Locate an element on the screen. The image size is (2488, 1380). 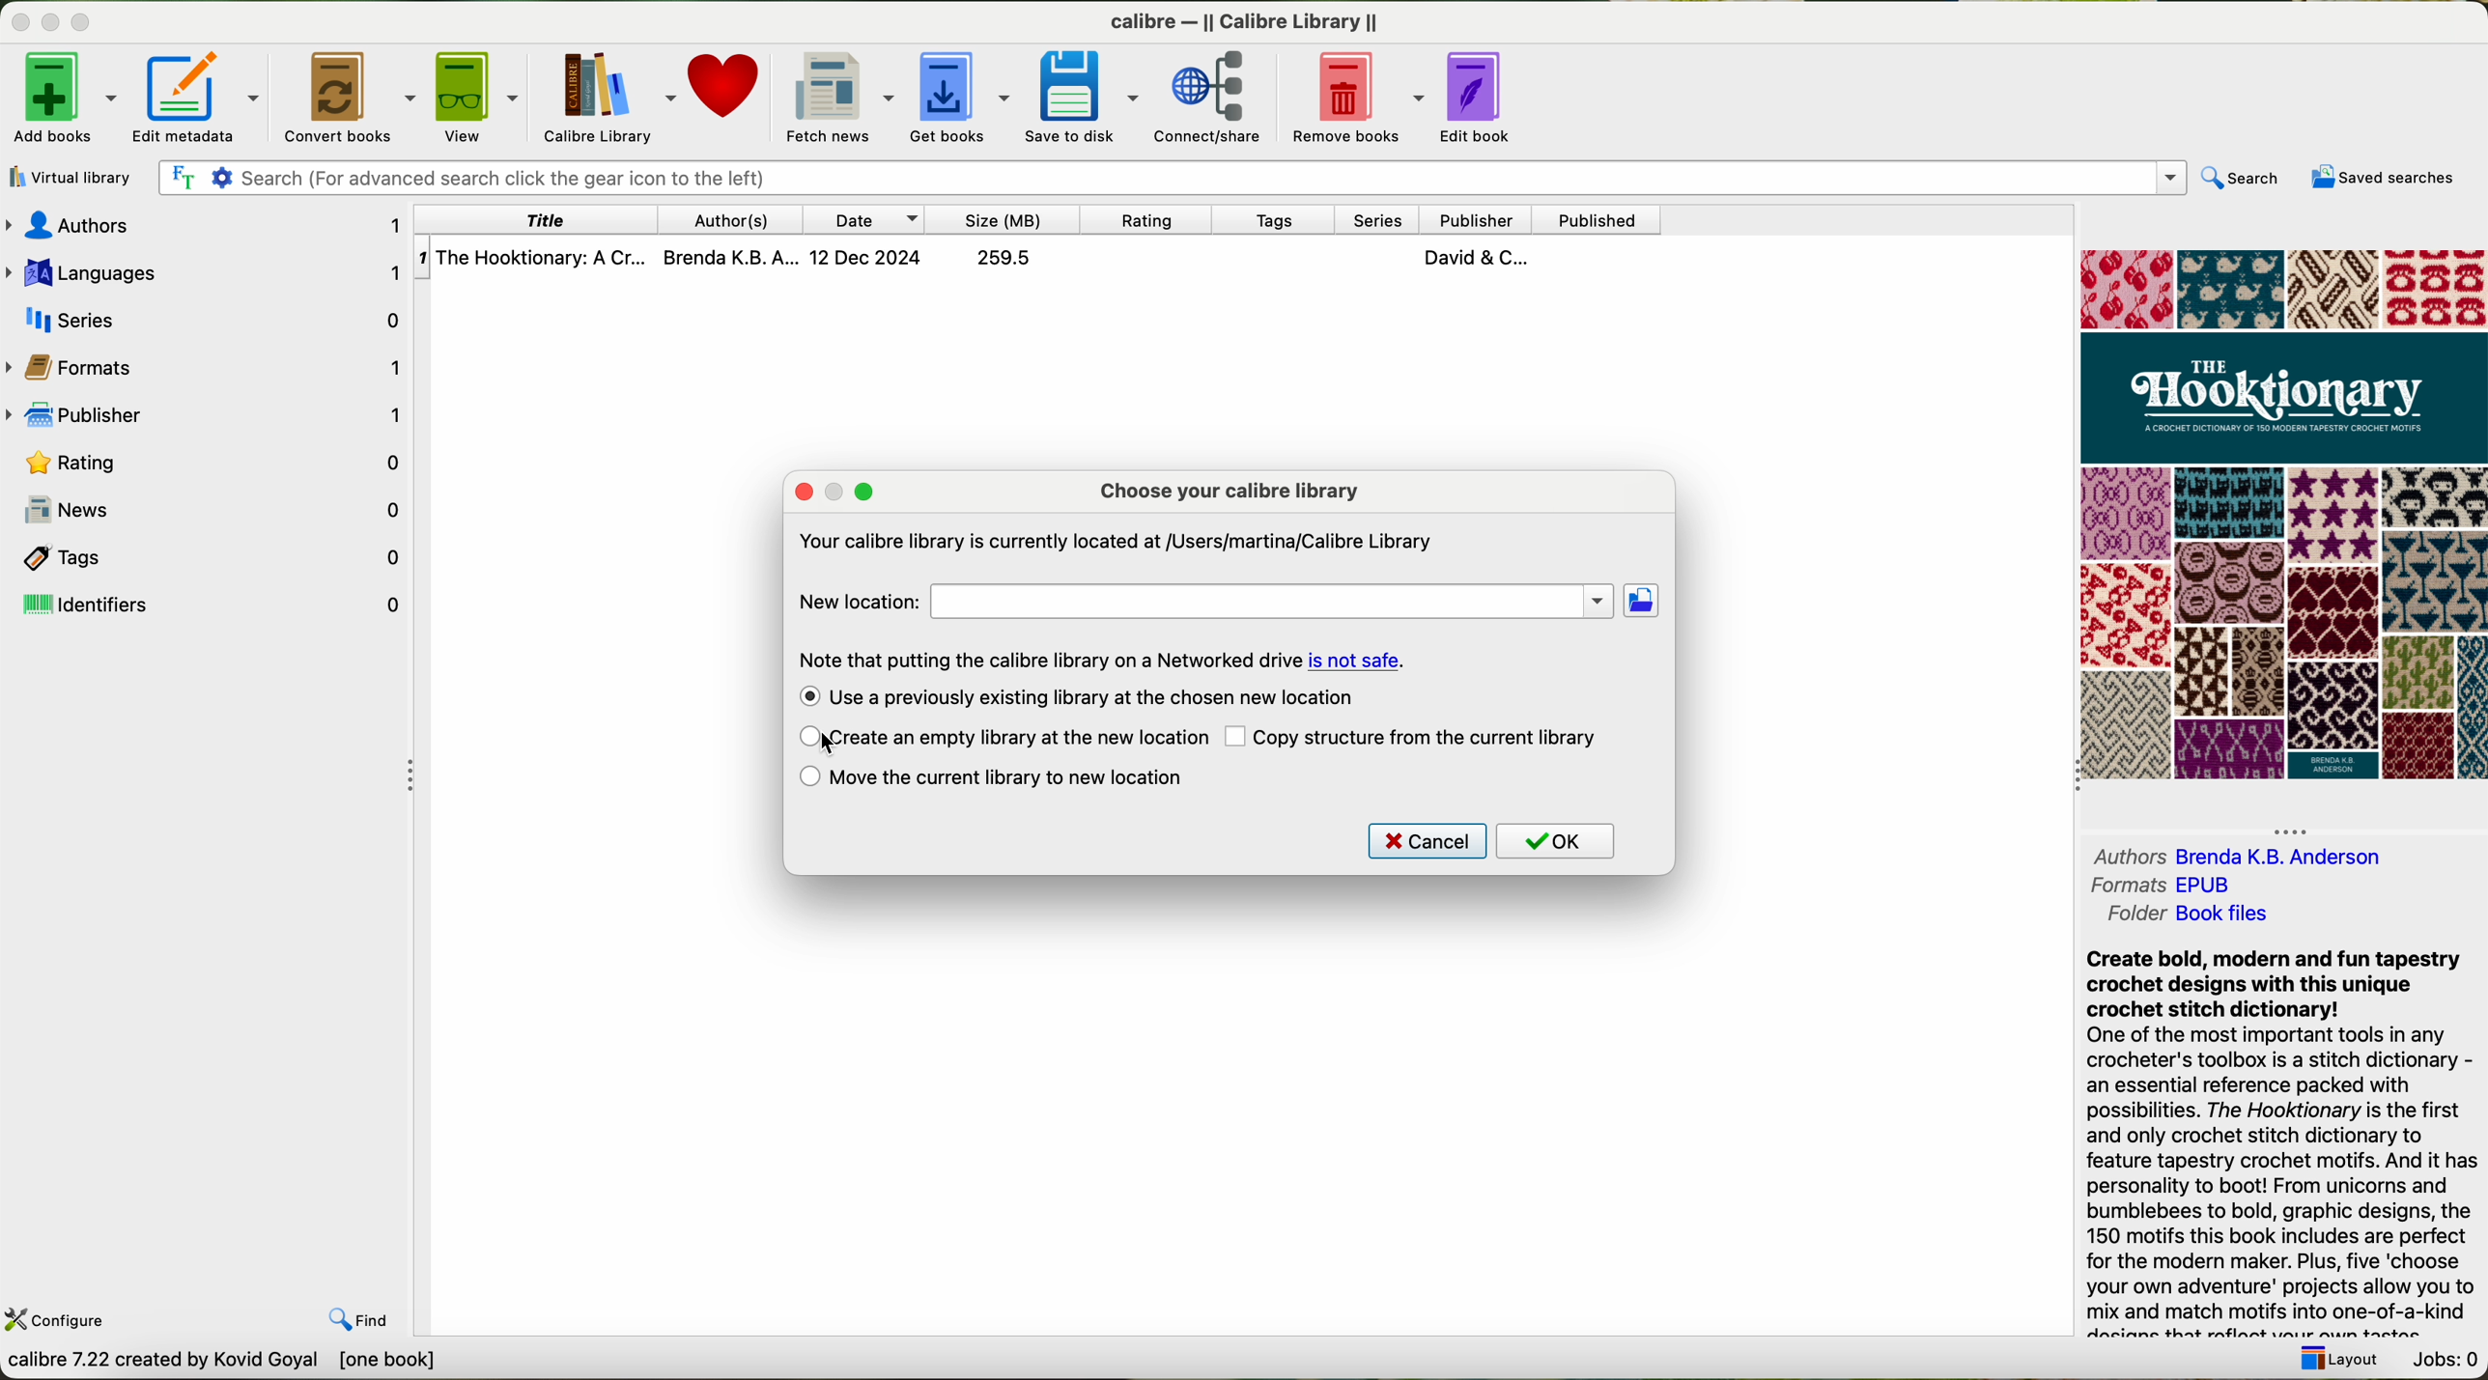
title is located at coordinates (546, 222).